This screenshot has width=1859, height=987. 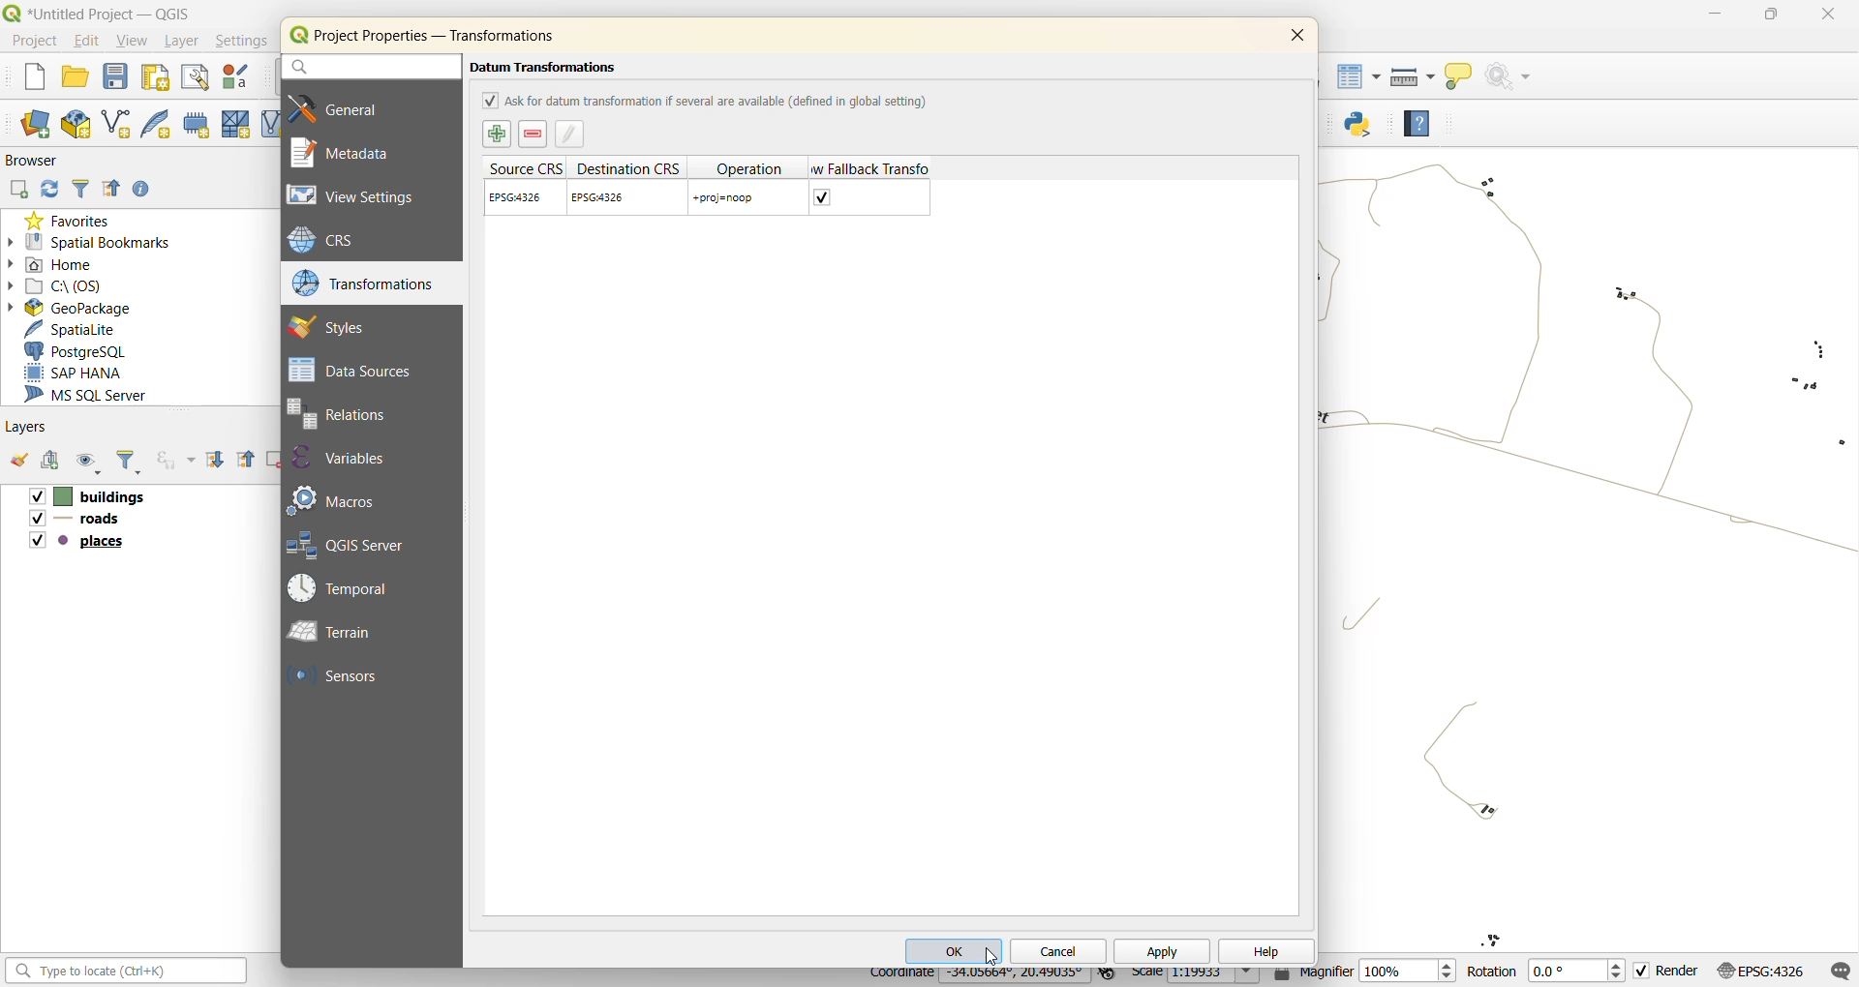 I want to click on cancel, so click(x=1057, y=952).